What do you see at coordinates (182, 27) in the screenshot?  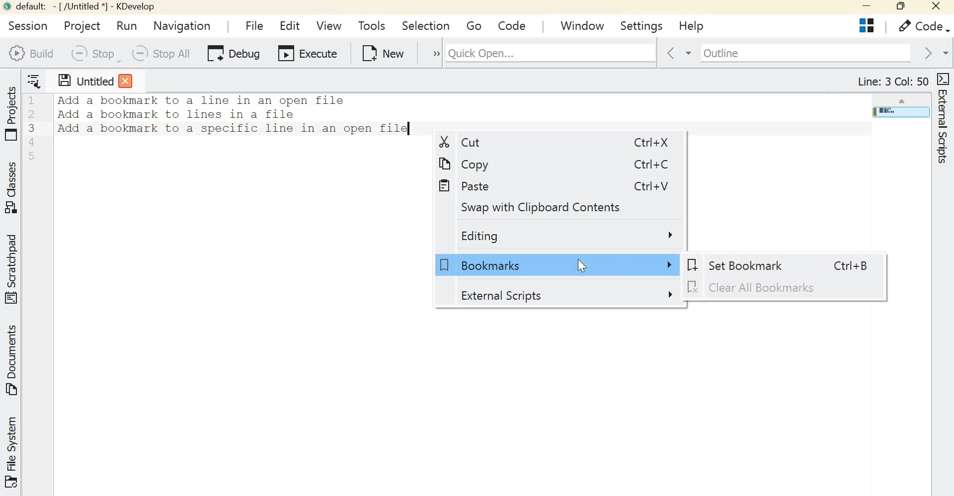 I see `Navigation` at bounding box center [182, 27].